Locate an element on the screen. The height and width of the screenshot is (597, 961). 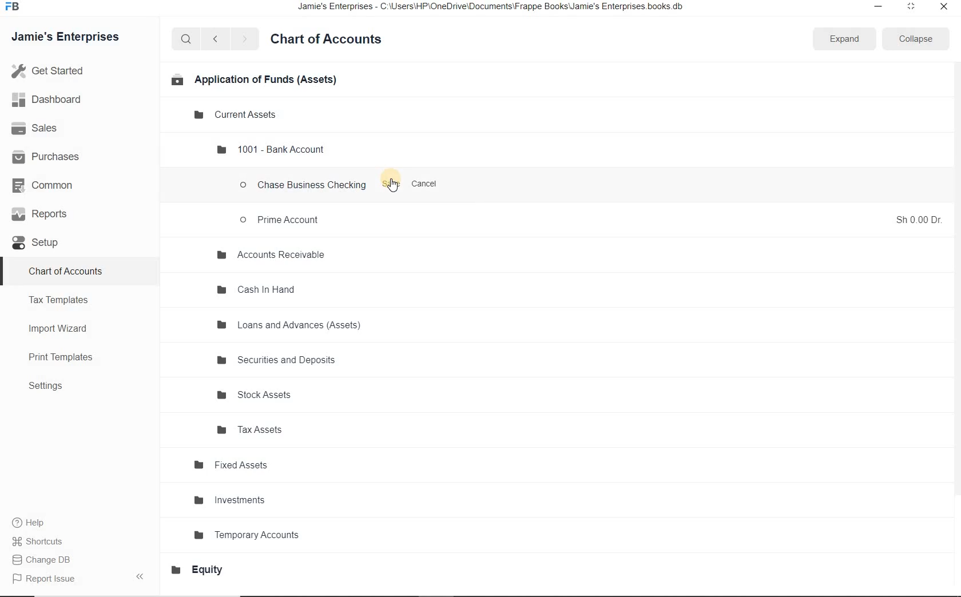
forward is located at coordinates (245, 39).